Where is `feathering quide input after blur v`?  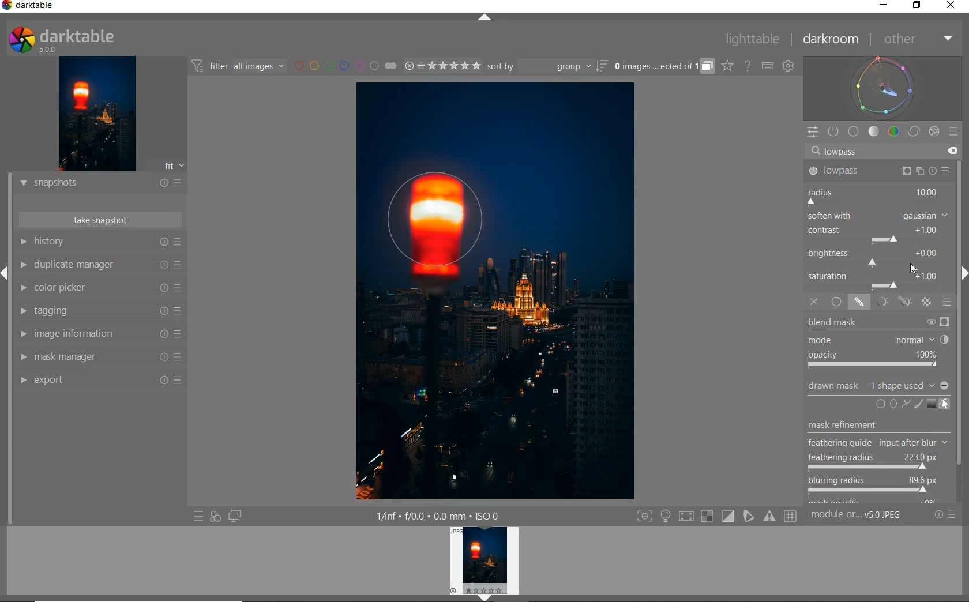 feathering quide input after blur v is located at coordinates (880, 443).